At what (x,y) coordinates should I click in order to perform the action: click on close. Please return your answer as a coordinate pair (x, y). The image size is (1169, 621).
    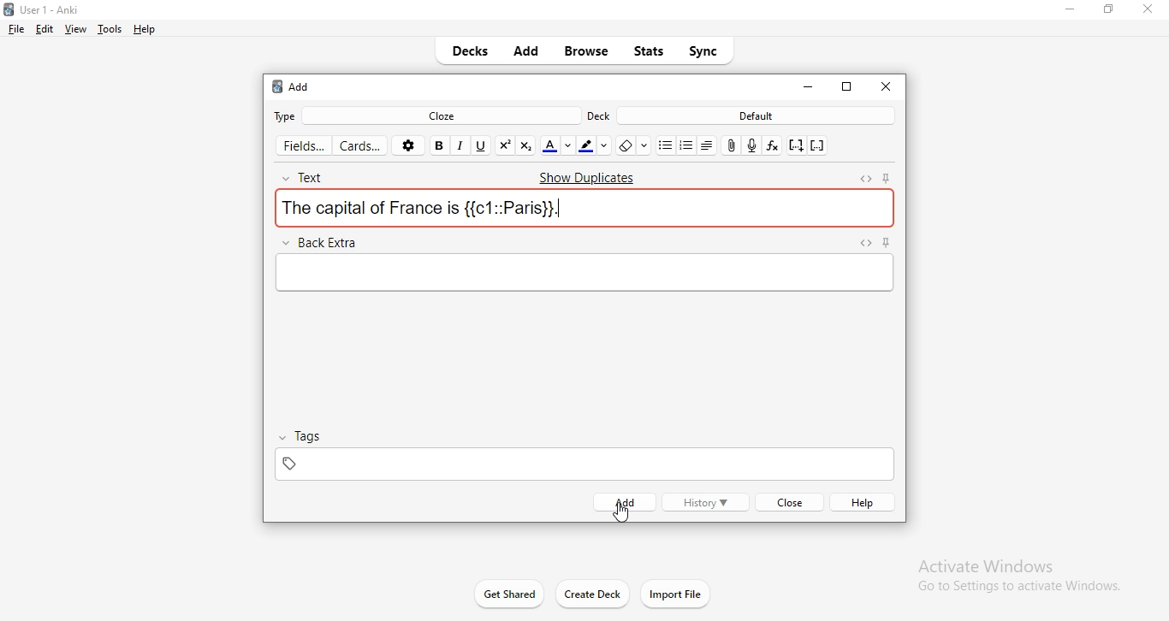
    Looking at the image, I should click on (807, 86).